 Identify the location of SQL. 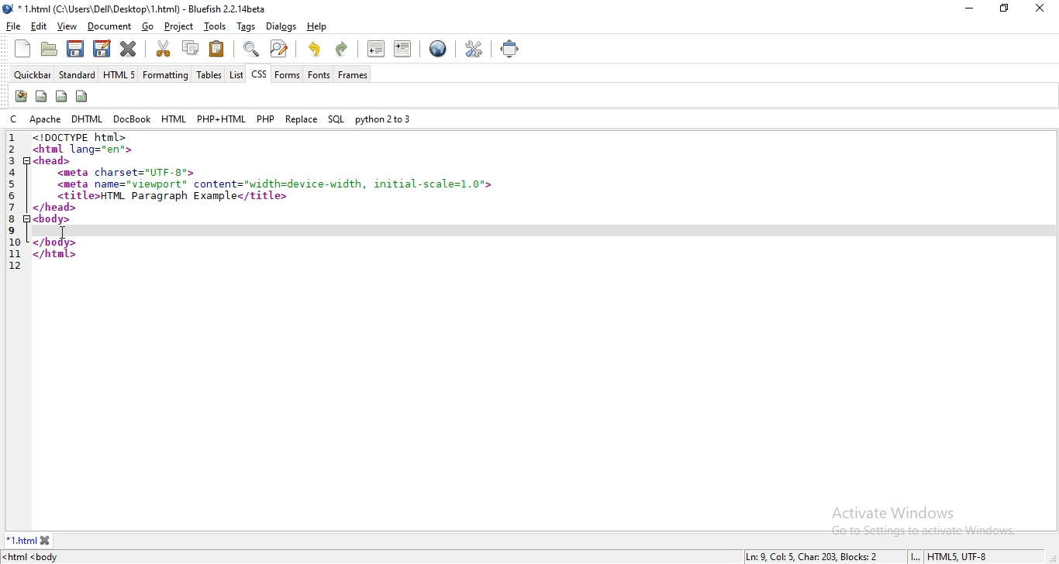
(336, 119).